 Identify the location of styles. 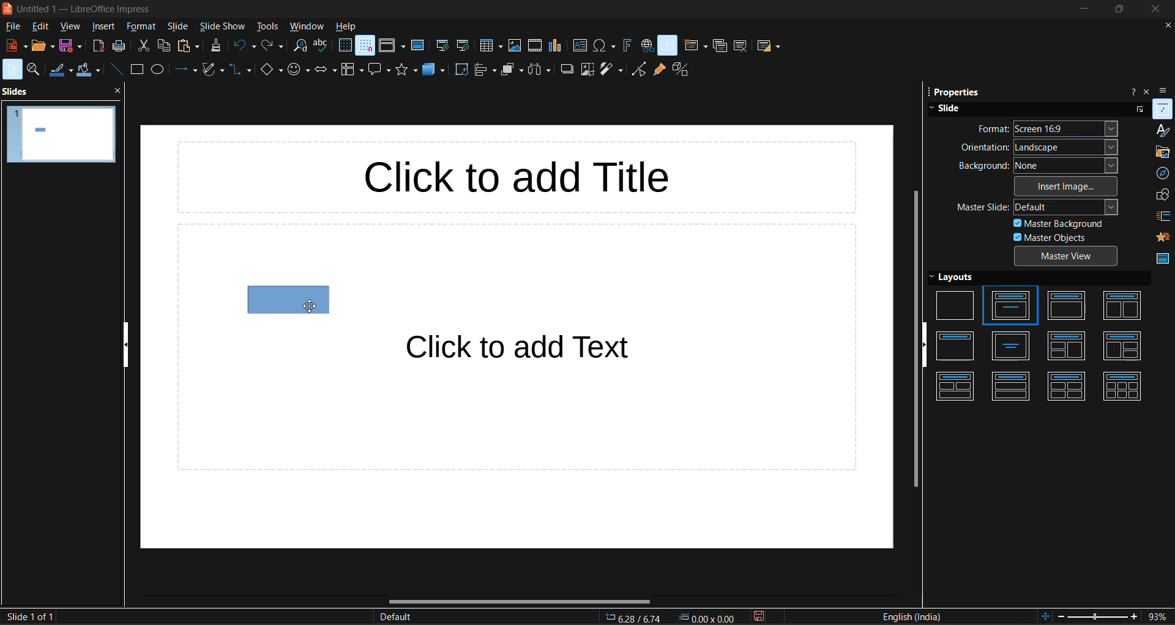
(1163, 130).